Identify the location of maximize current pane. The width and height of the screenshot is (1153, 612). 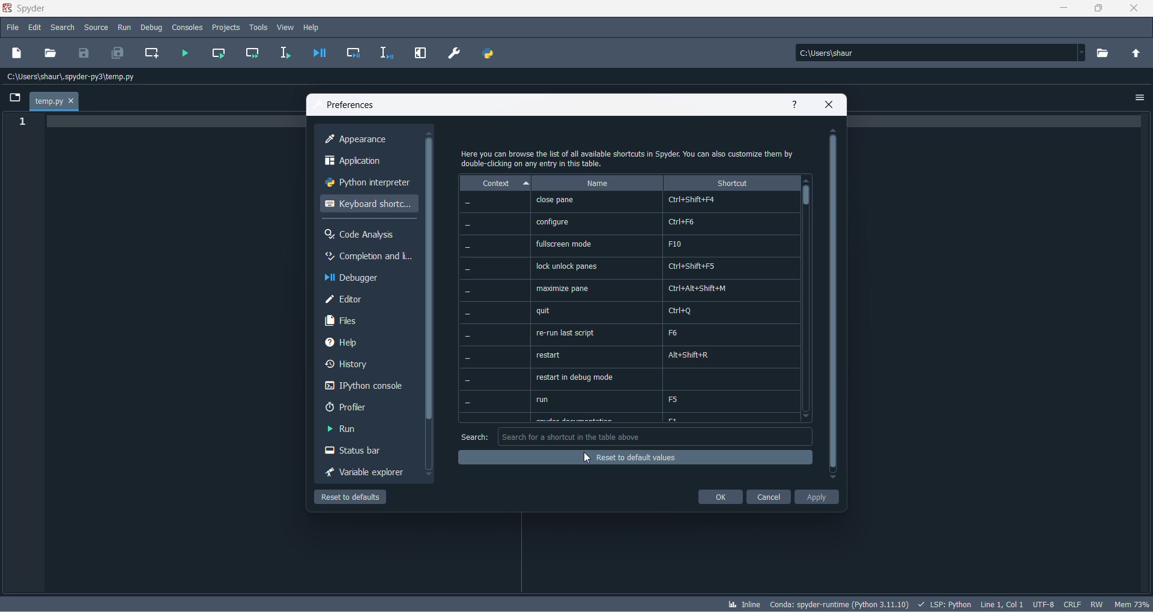
(421, 53).